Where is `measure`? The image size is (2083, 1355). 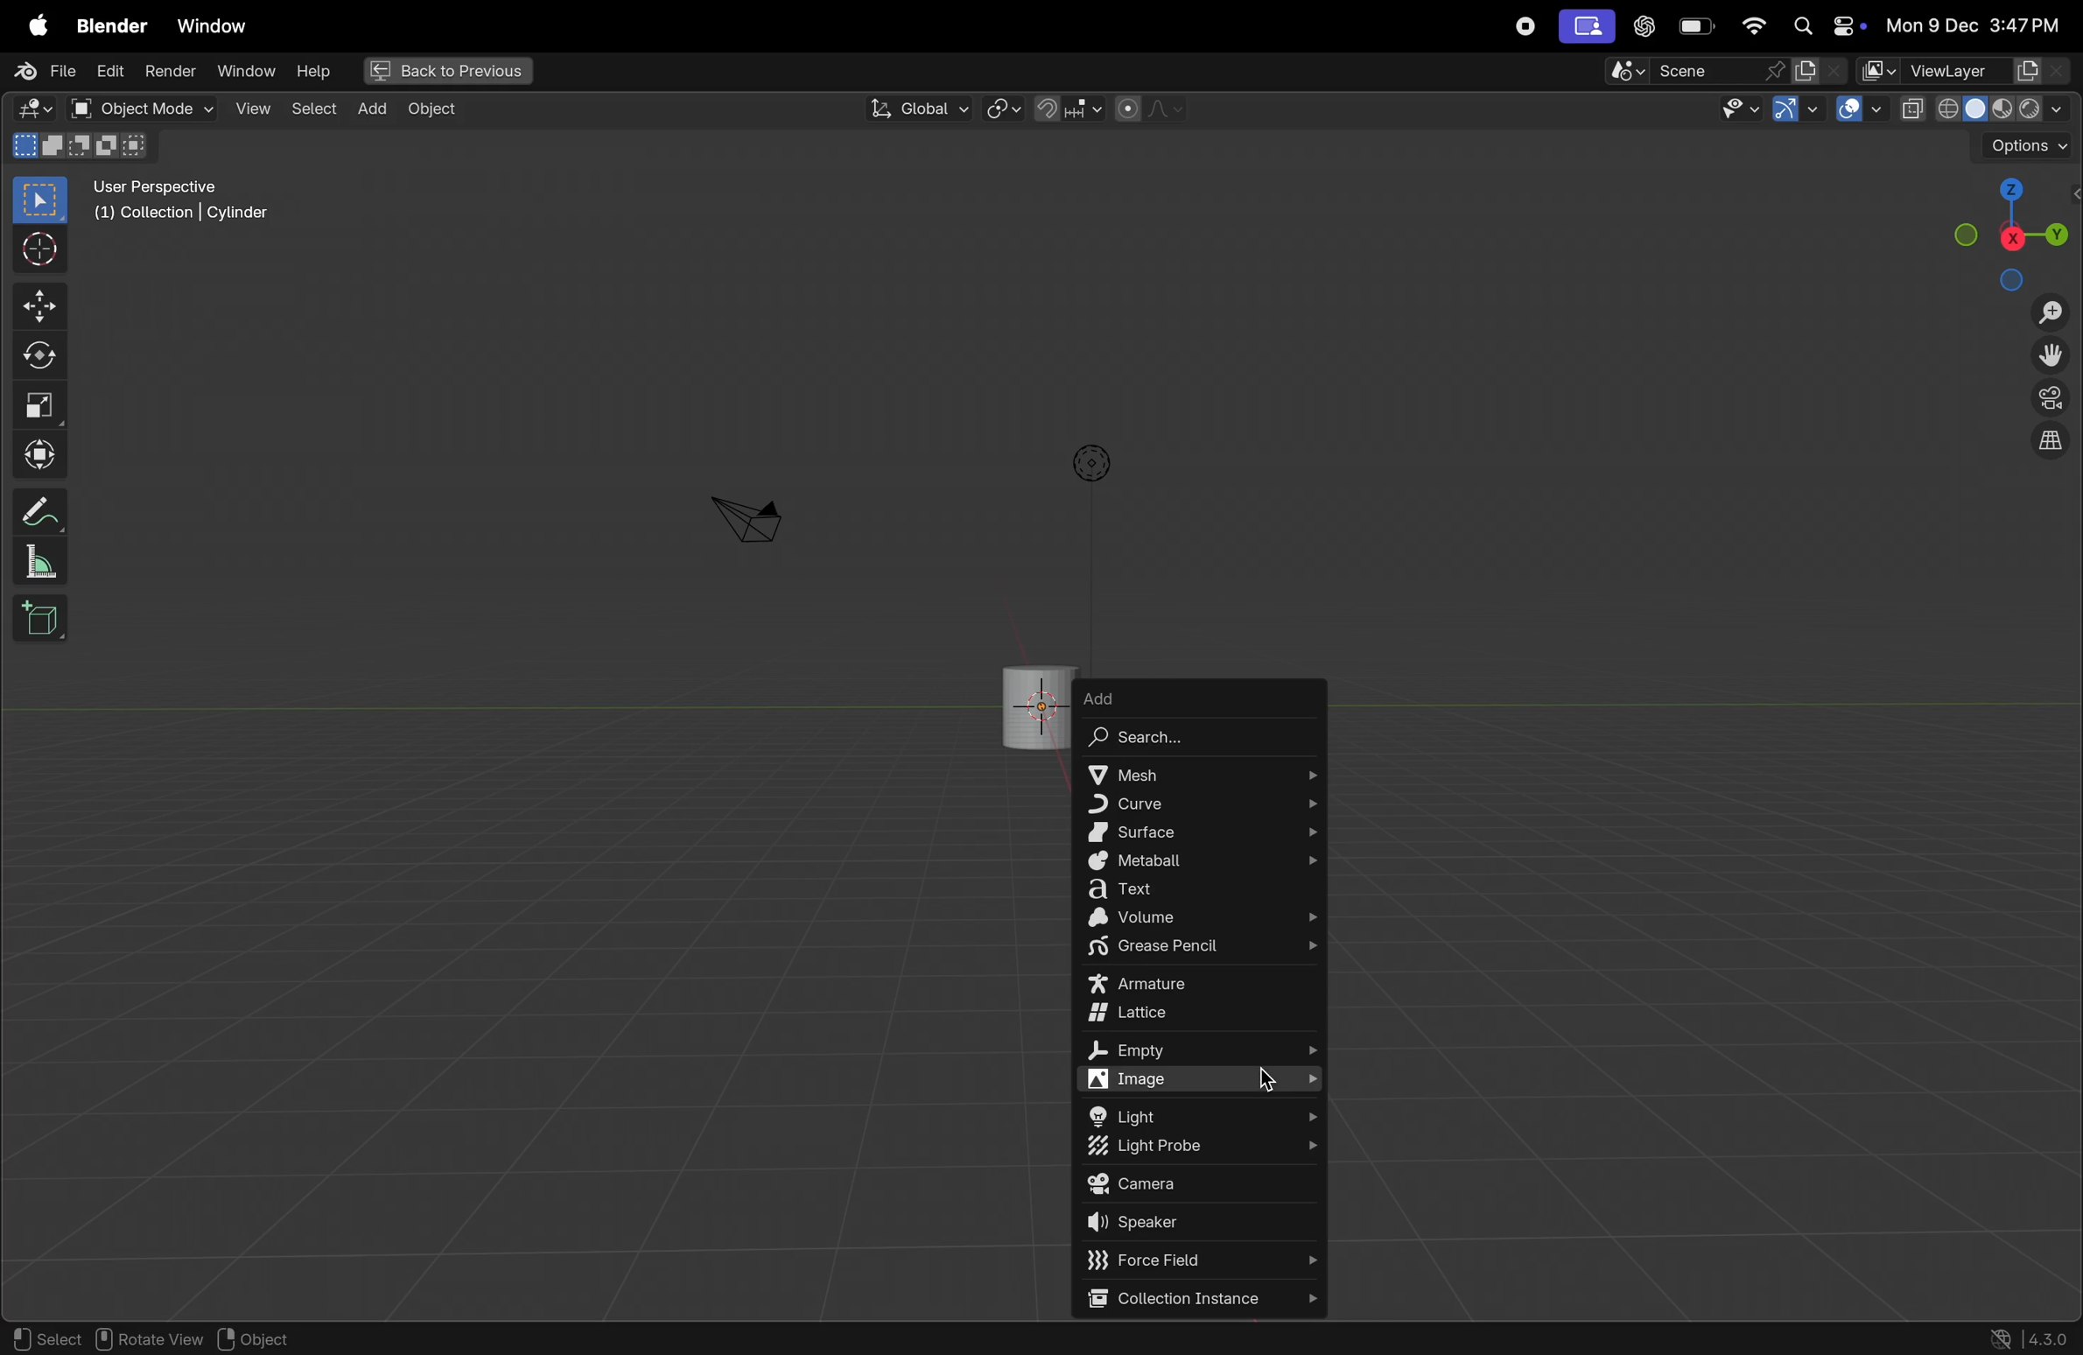 measure is located at coordinates (42, 564).